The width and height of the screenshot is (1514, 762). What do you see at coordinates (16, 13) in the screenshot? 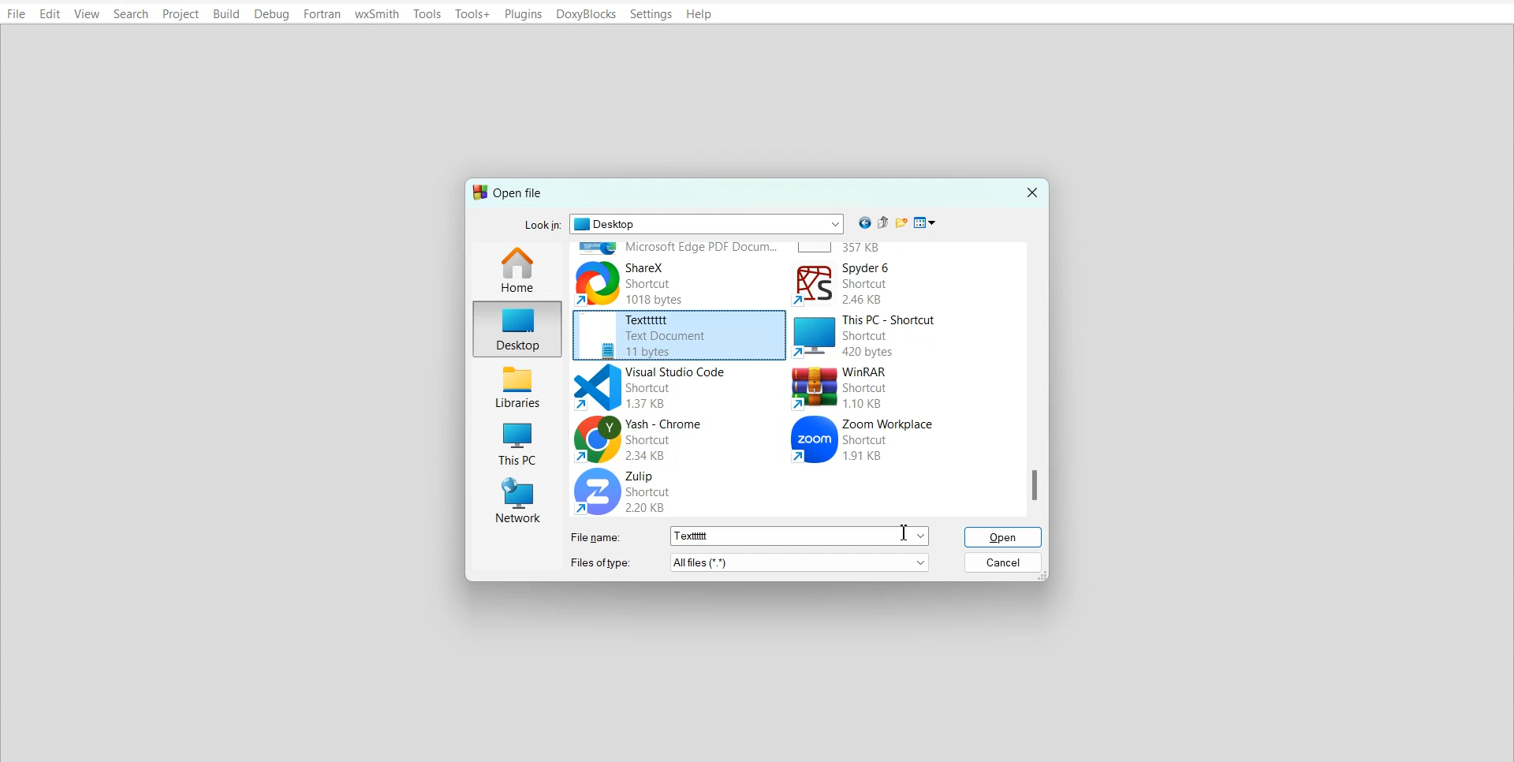
I see `File` at bounding box center [16, 13].